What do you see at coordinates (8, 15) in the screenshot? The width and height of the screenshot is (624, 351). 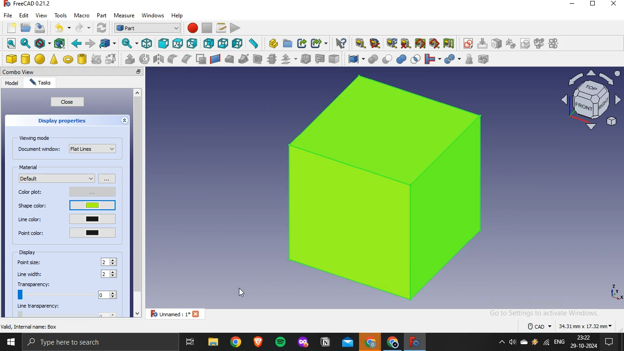 I see `file` at bounding box center [8, 15].